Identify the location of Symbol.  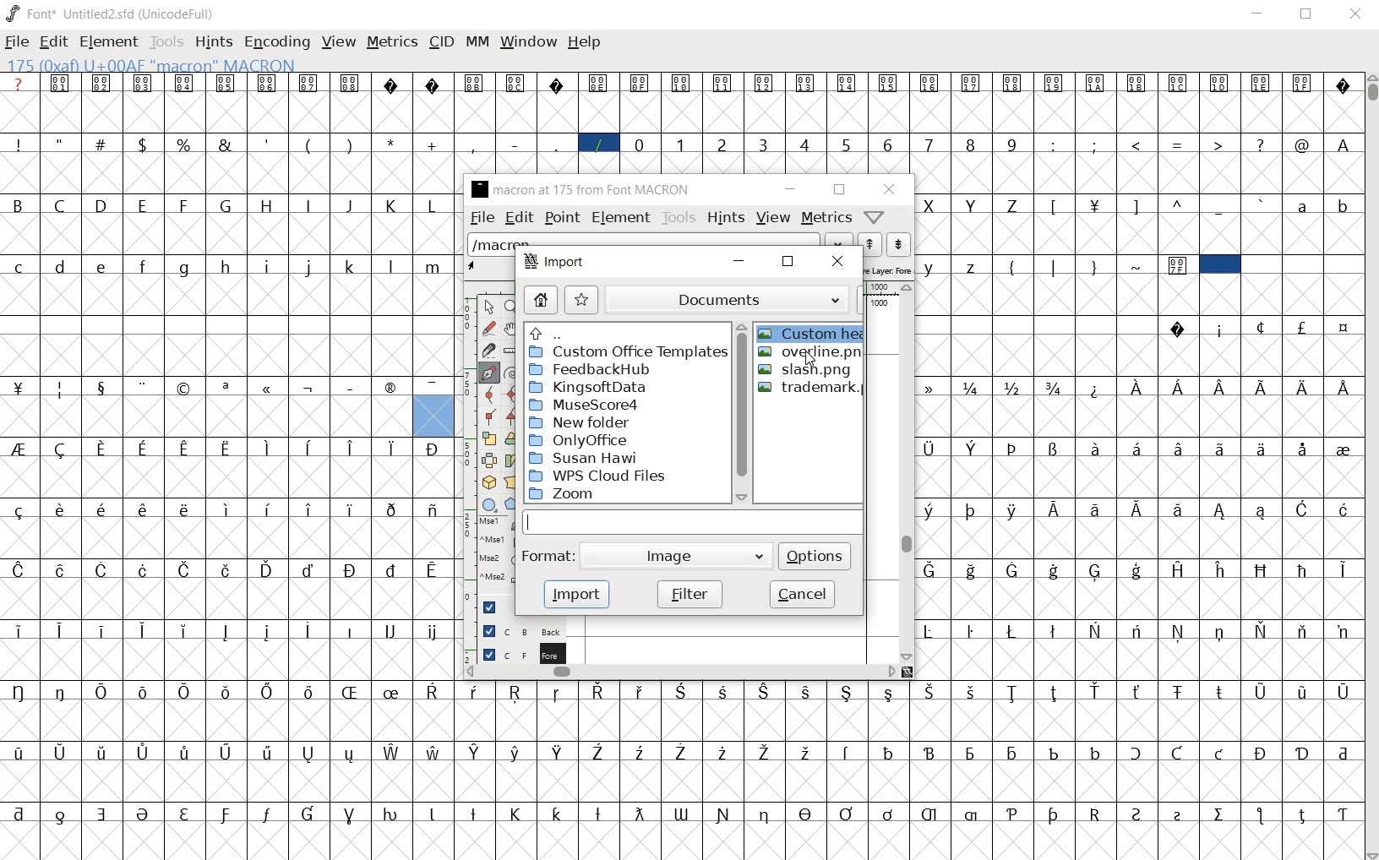
(1220, 385).